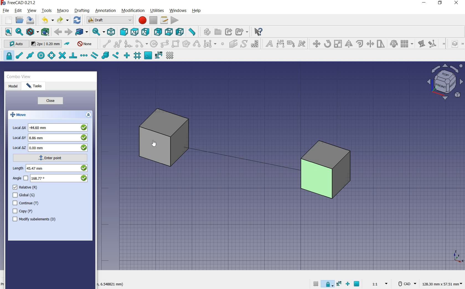 The height and width of the screenshot is (289, 465). Describe the element at coordinates (24, 195) in the screenshot. I see `global` at that location.